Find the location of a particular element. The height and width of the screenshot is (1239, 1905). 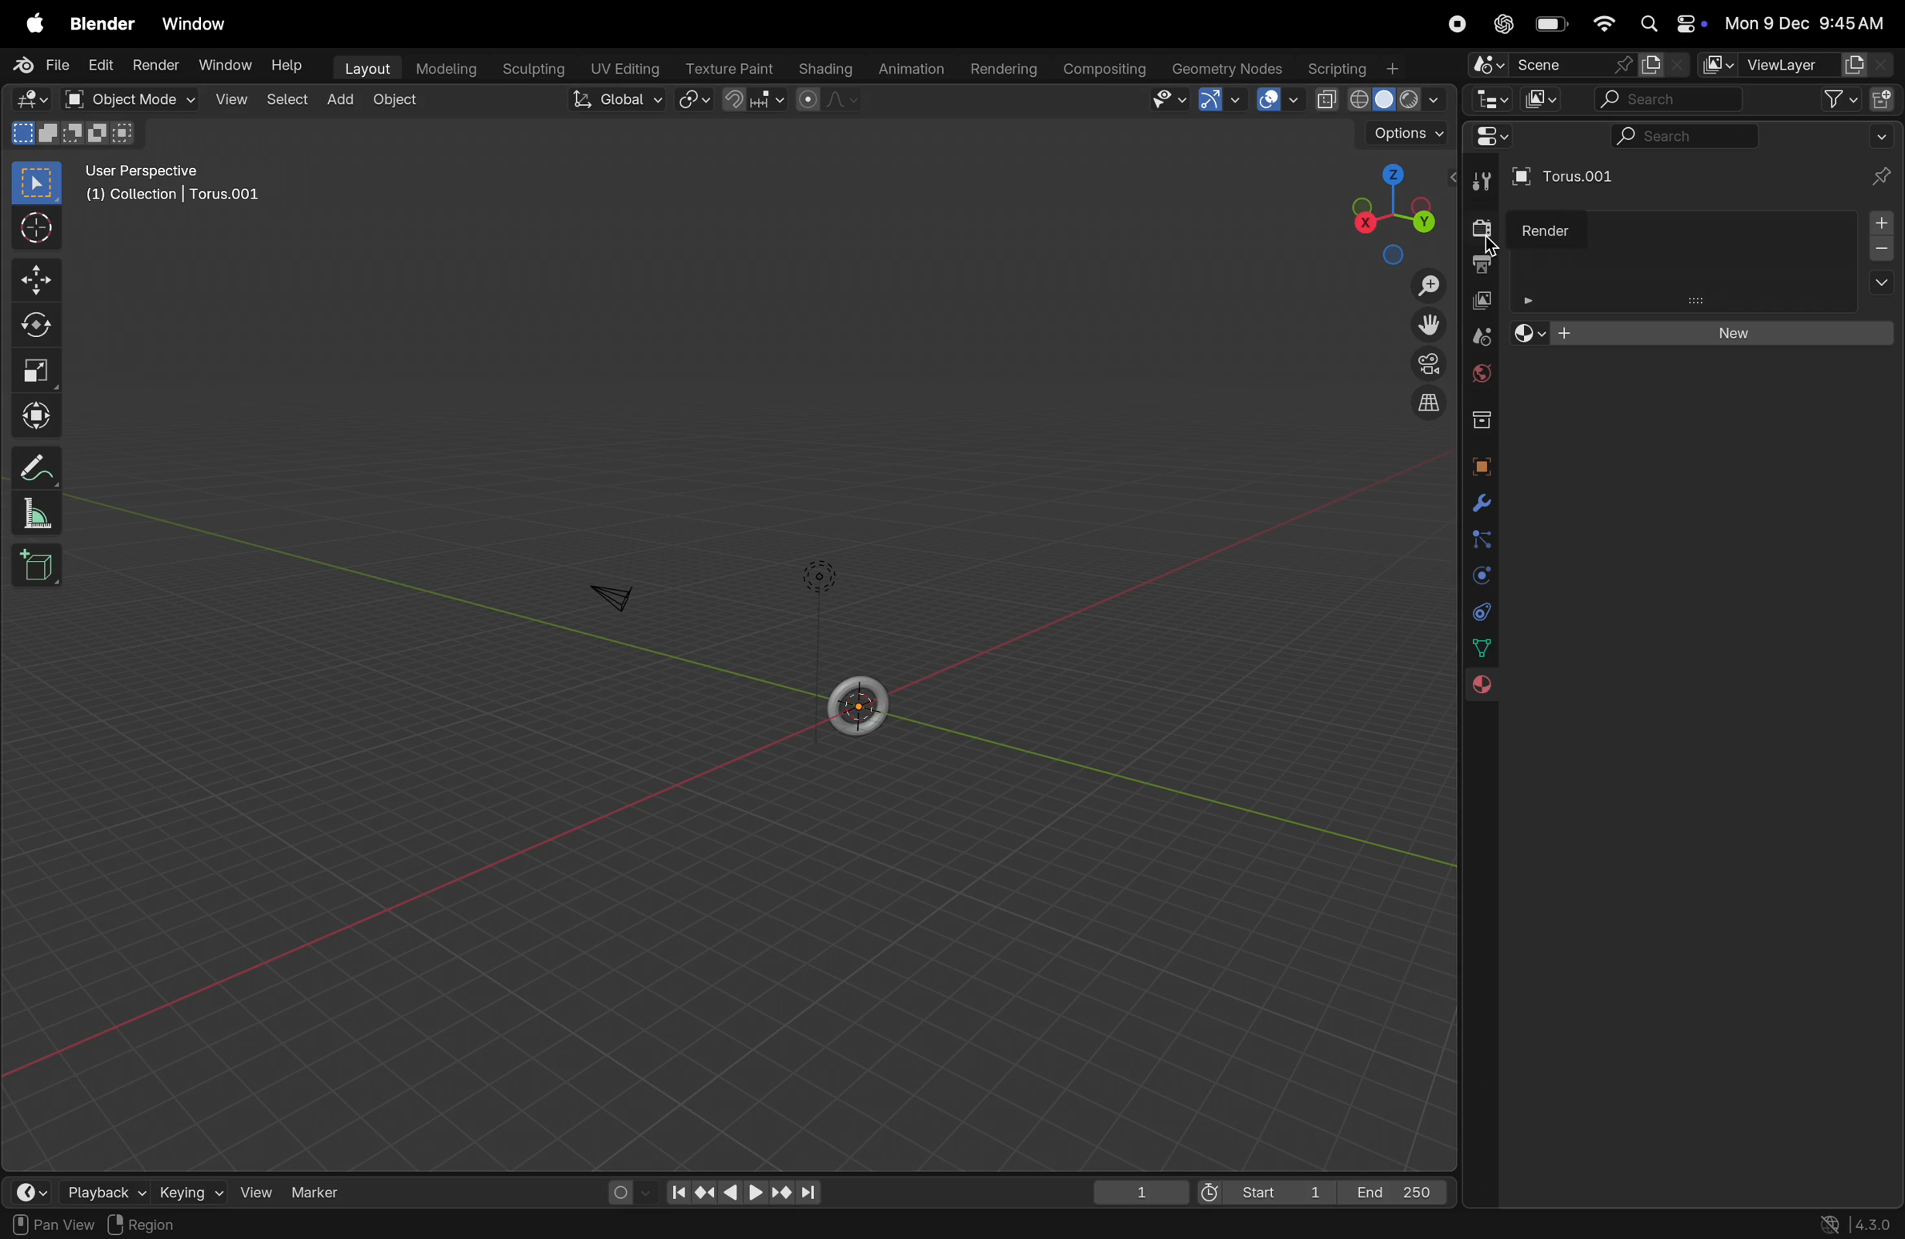

keying is located at coordinates (191, 1193).